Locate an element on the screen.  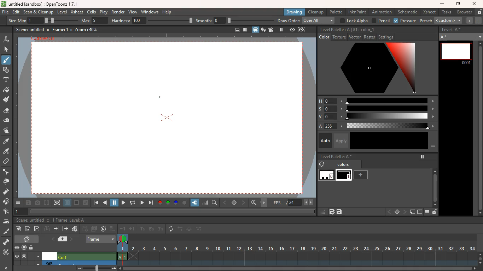
horizontal scrollbar is located at coordinates (172, 211).